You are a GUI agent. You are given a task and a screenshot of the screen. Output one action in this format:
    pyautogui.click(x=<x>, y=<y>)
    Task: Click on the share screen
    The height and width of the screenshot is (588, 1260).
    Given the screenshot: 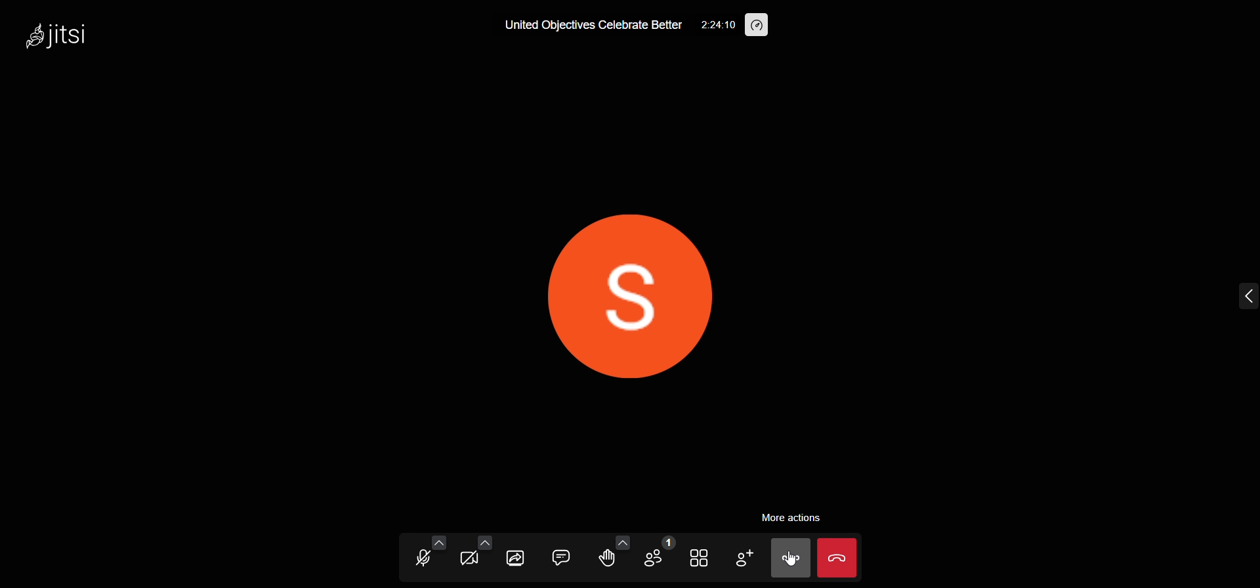 What is the action you would take?
    pyautogui.click(x=516, y=558)
    